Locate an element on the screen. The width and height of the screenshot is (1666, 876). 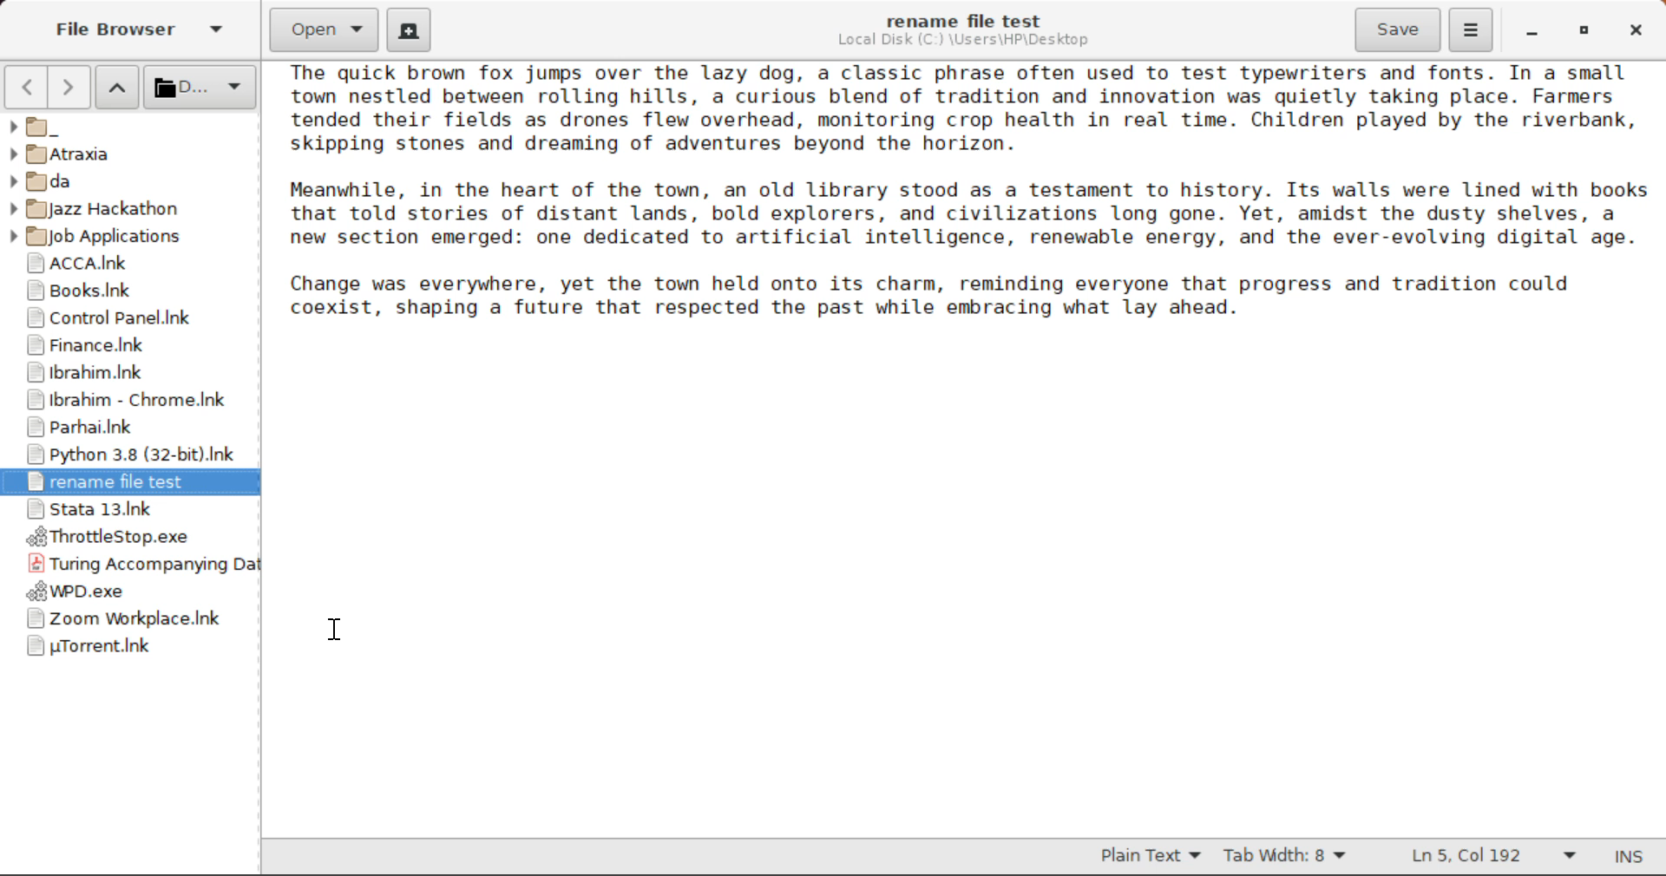
Save is located at coordinates (1400, 30).